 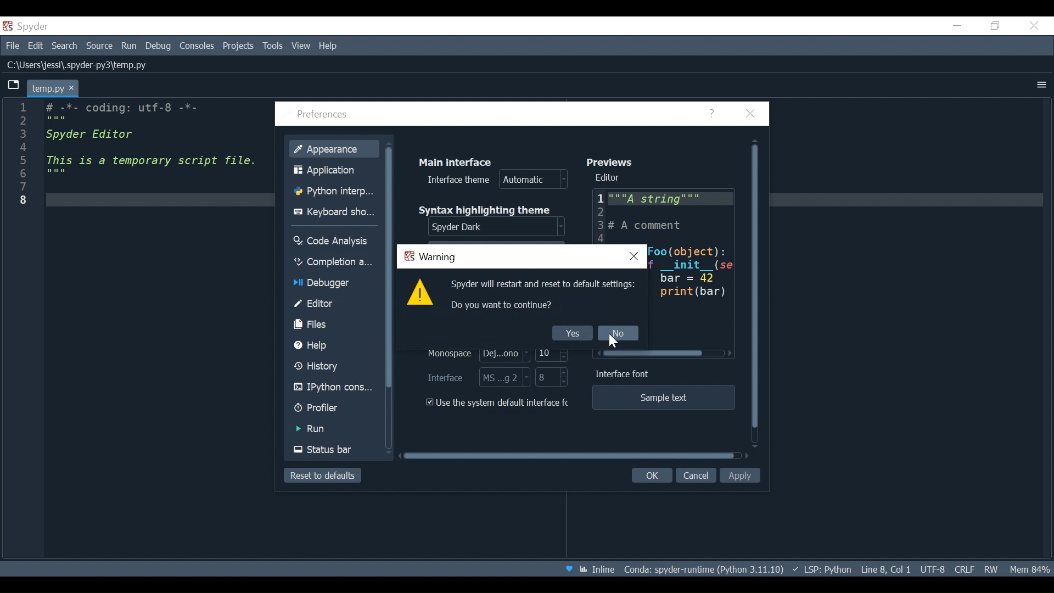 What do you see at coordinates (322, 475) in the screenshot?
I see `Reset to defaults` at bounding box center [322, 475].